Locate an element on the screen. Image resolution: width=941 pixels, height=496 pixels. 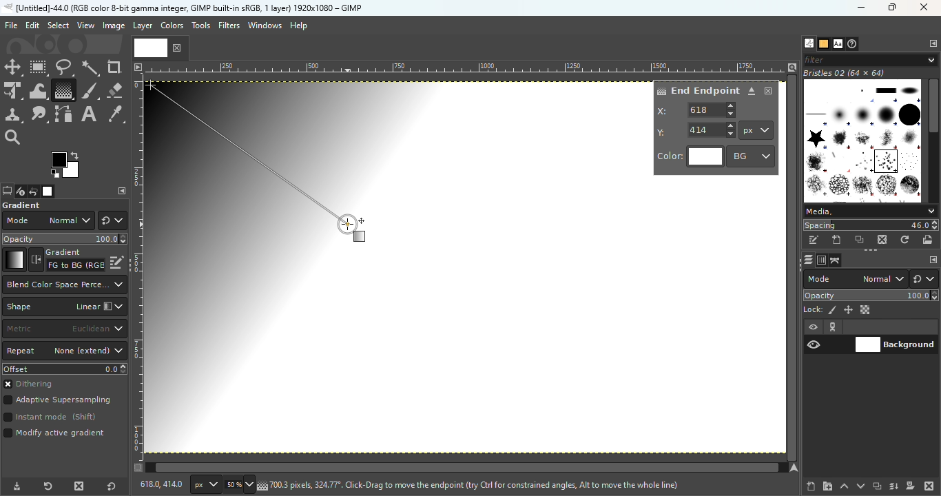
Lock pixels is located at coordinates (820, 309).